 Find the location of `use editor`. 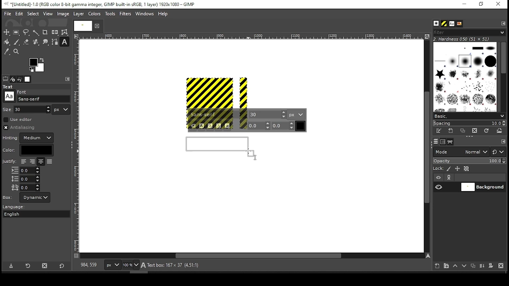

use editor is located at coordinates (19, 120).